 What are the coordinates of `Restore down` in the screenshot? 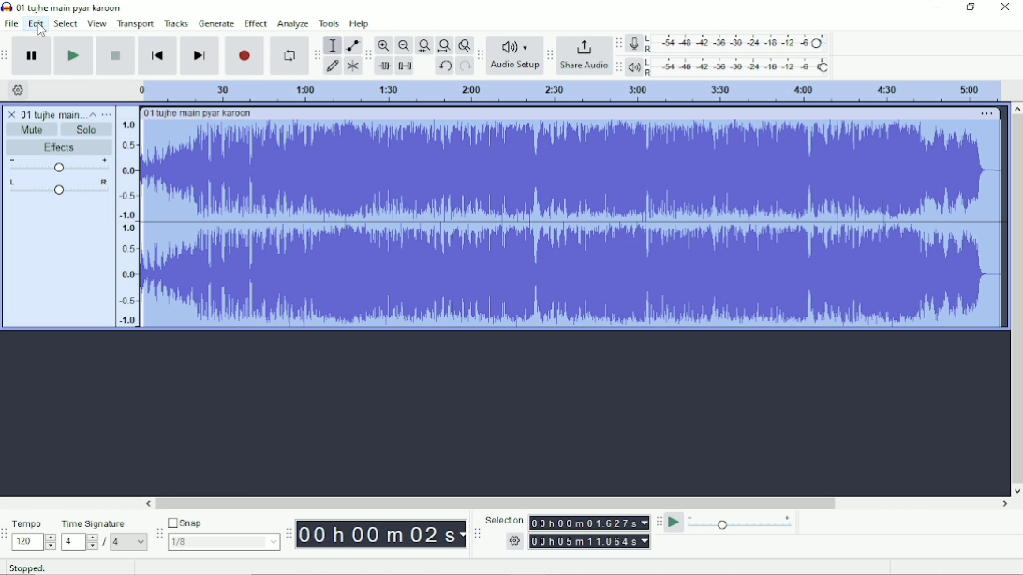 It's located at (971, 7).